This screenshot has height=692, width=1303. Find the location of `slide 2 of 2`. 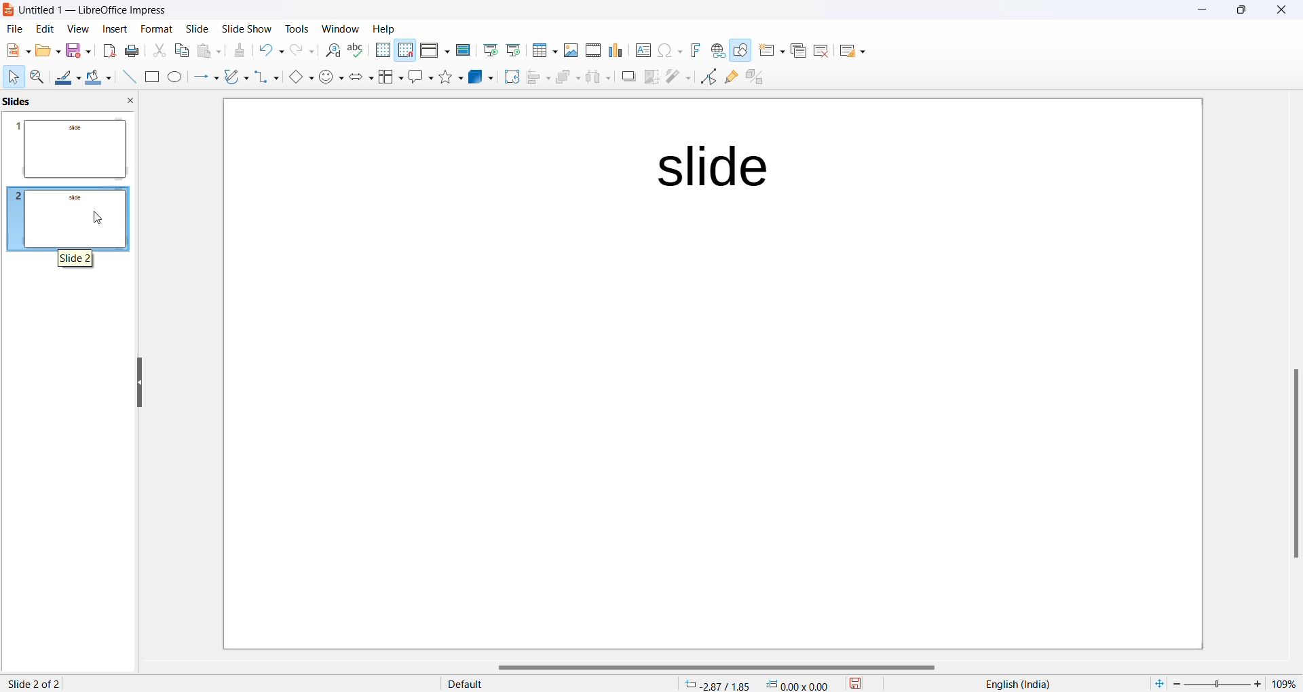

slide 2 of 2 is located at coordinates (35, 682).